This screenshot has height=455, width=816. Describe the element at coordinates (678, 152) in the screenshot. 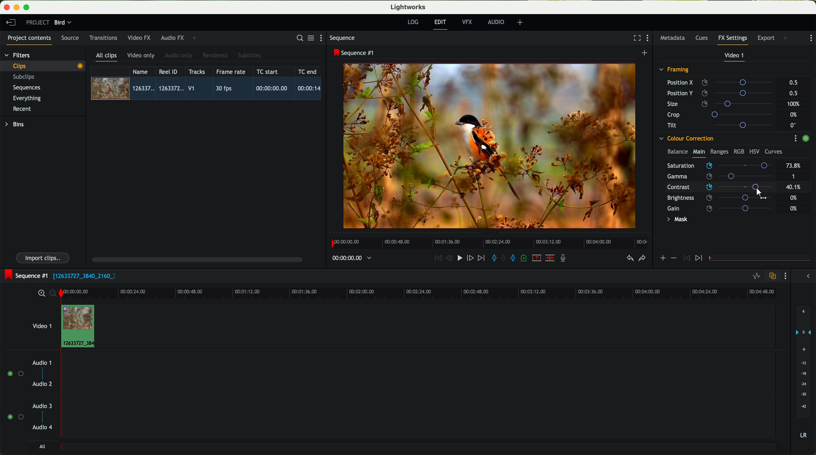

I see `balance` at that location.